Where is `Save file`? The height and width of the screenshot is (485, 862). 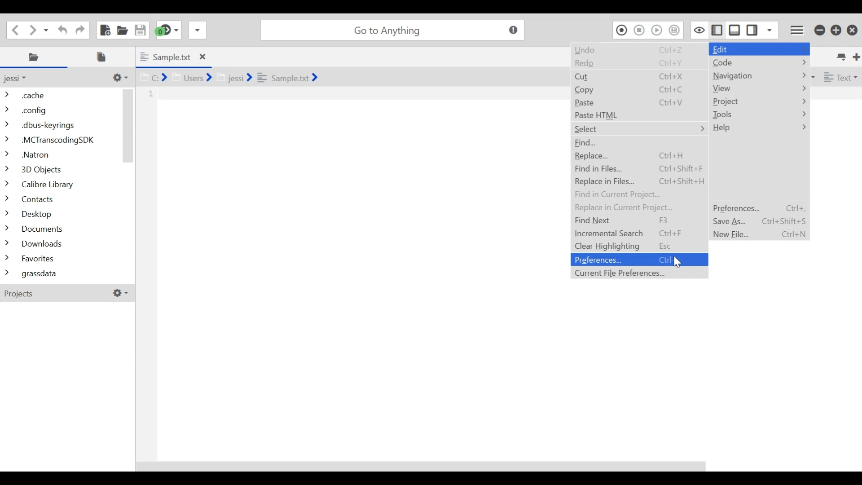 Save file is located at coordinates (139, 29).